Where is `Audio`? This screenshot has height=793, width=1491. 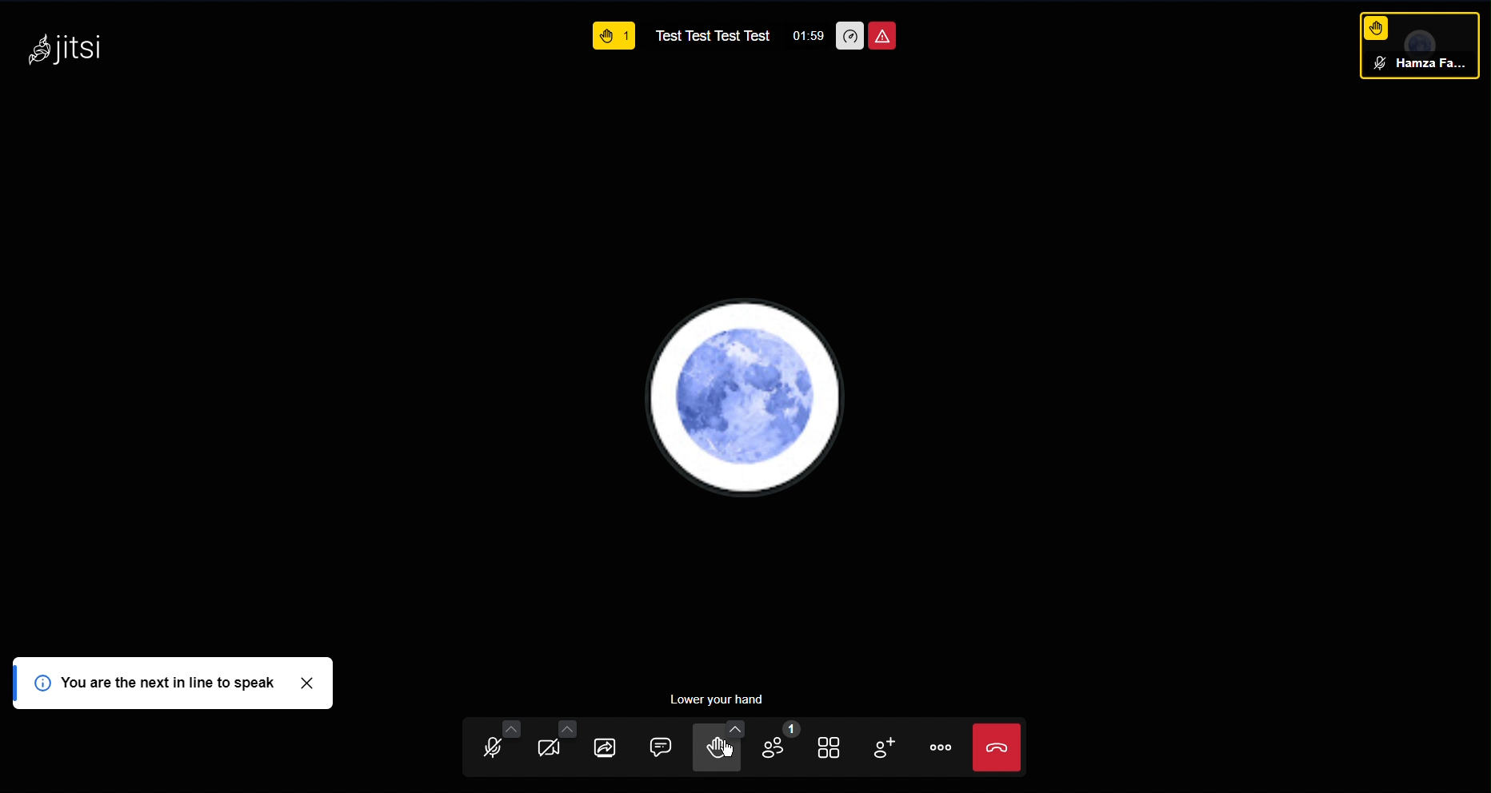 Audio is located at coordinates (491, 746).